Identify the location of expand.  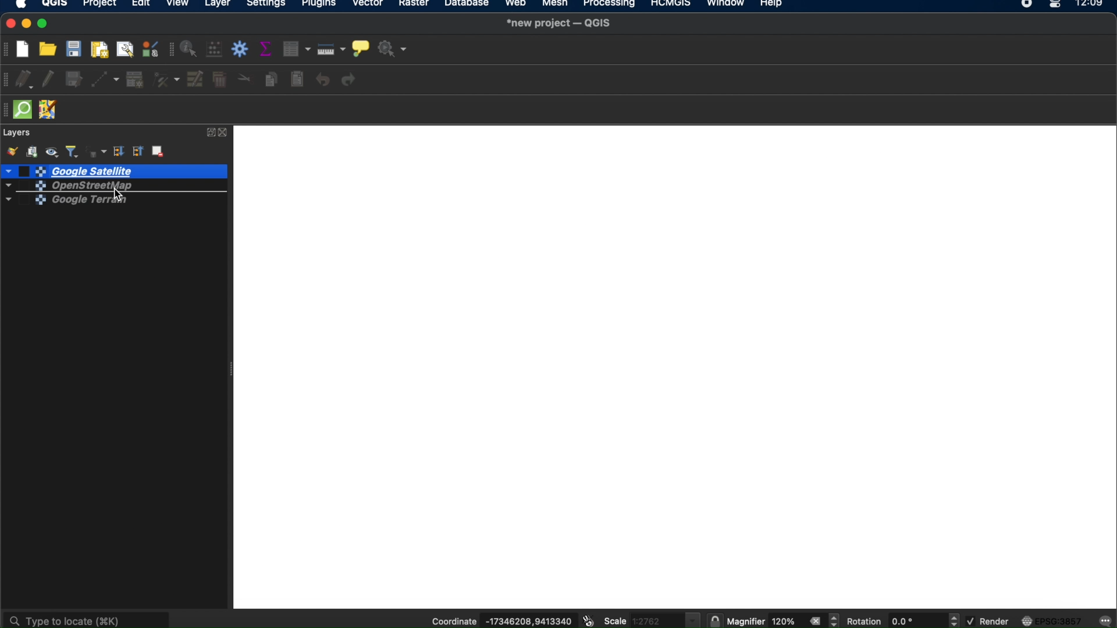
(209, 133).